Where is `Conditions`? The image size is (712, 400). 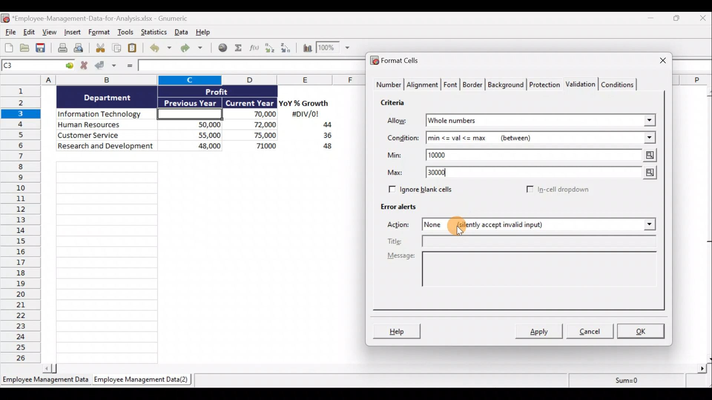 Conditions is located at coordinates (620, 84).